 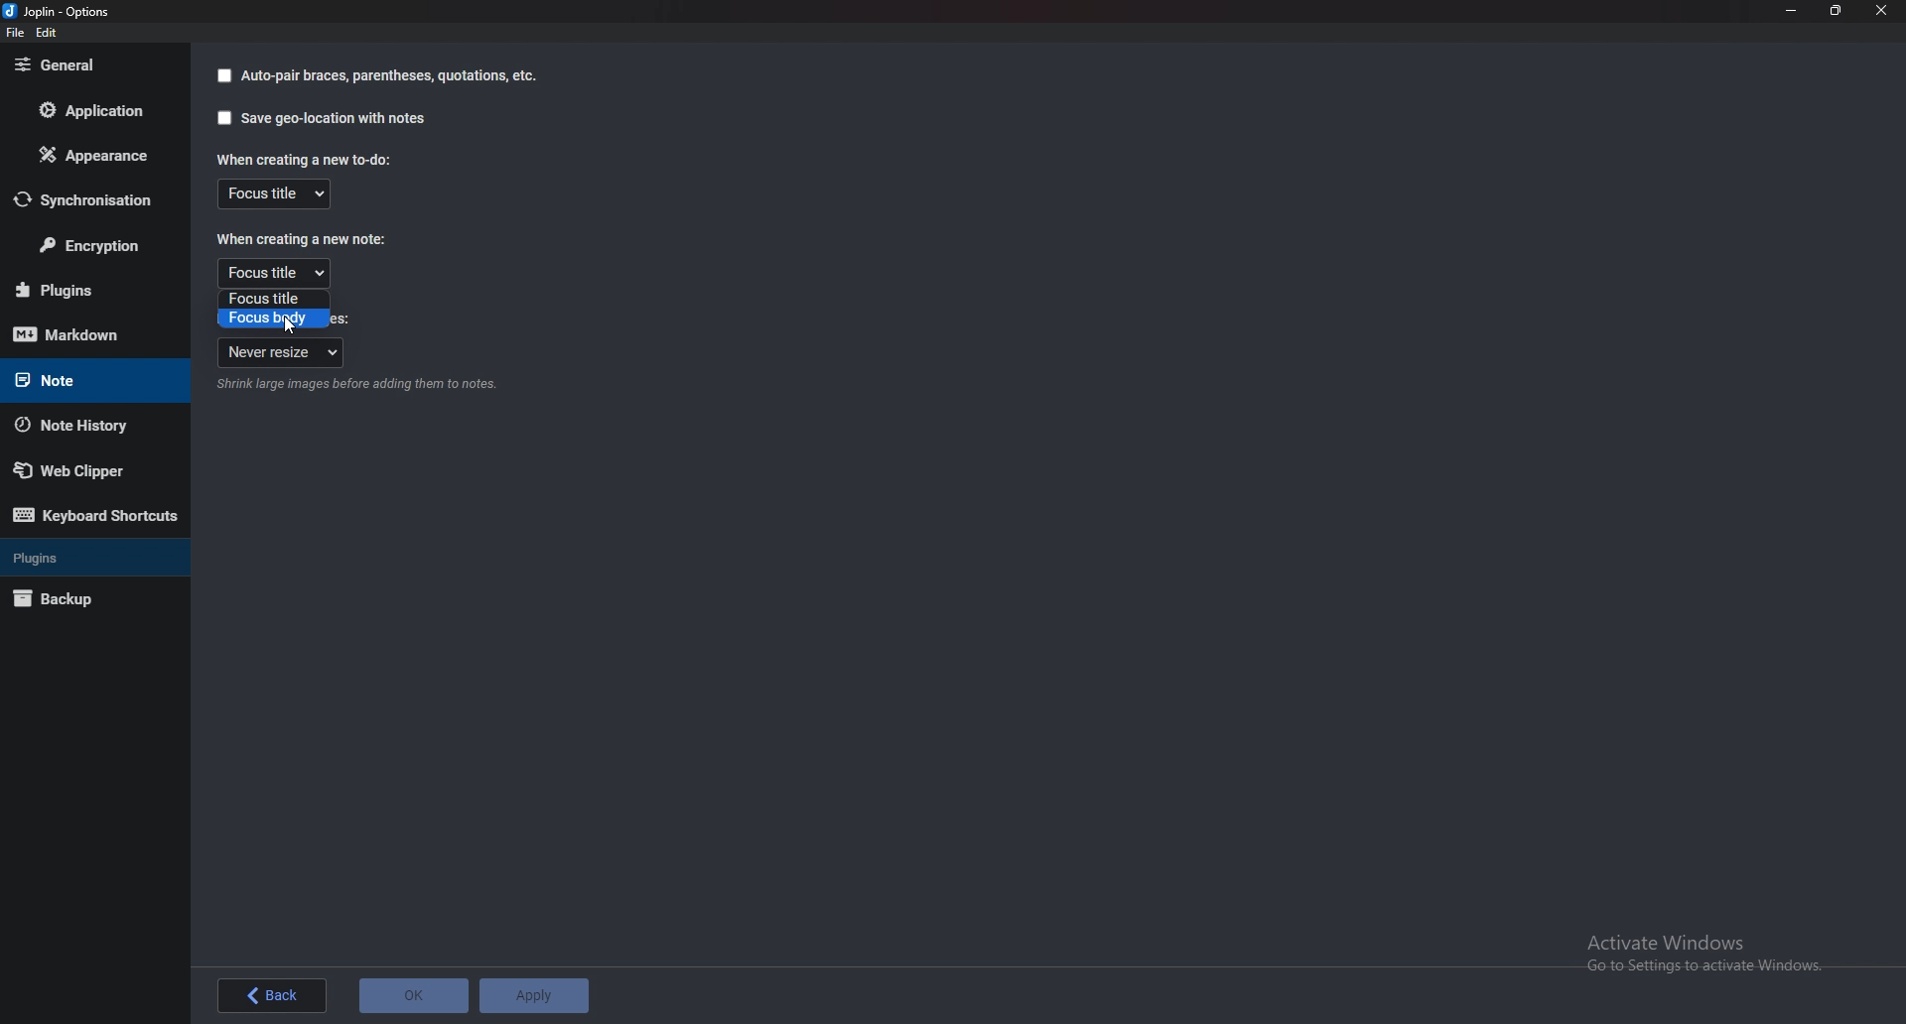 I want to click on When creating a new todo, so click(x=301, y=159).